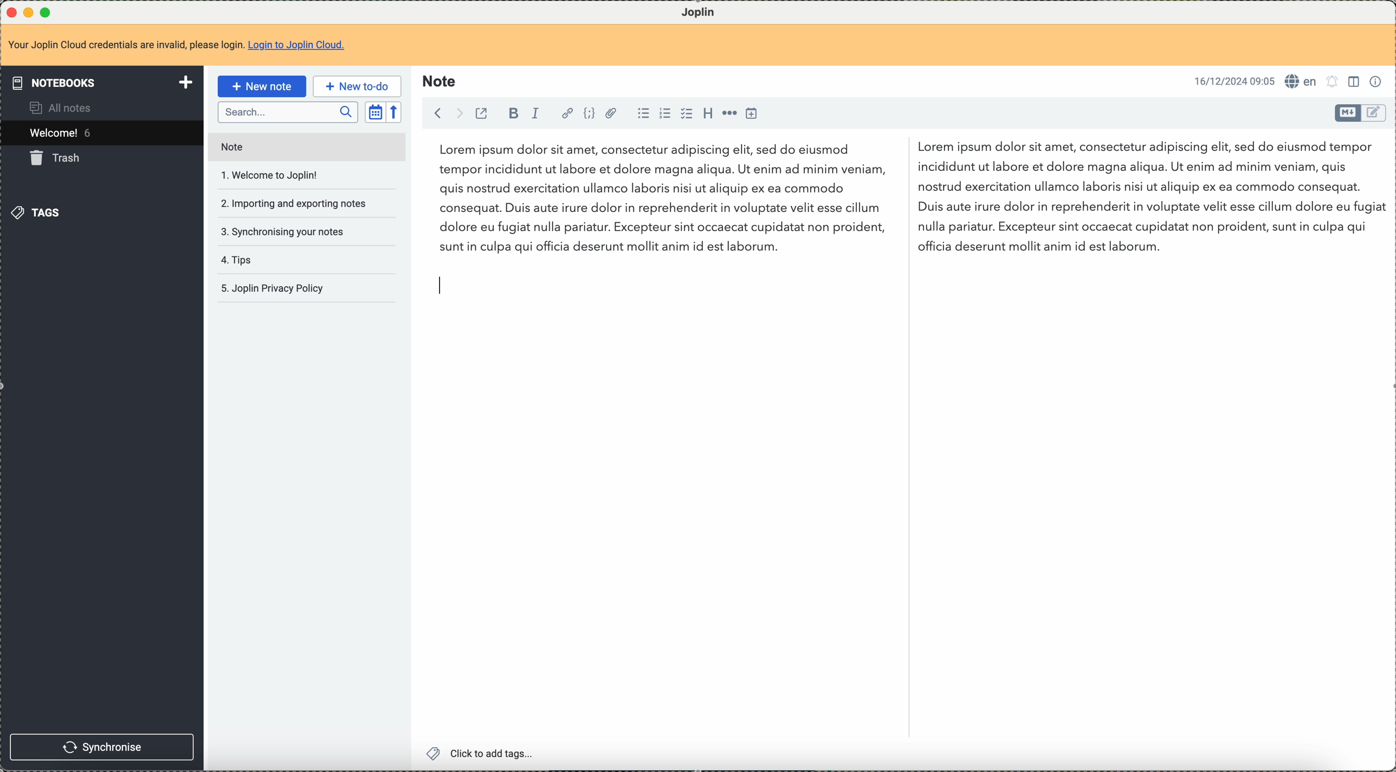 The image size is (1396, 772). What do you see at coordinates (589, 112) in the screenshot?
I see `code` at bounding box center [589, 112].